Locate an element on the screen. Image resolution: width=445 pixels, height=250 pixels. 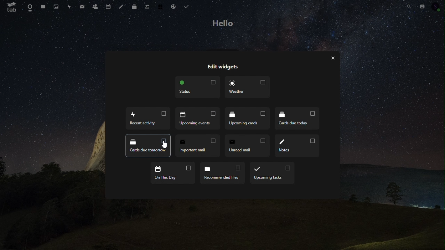
Recommended files is located at coordinates (222, 174).